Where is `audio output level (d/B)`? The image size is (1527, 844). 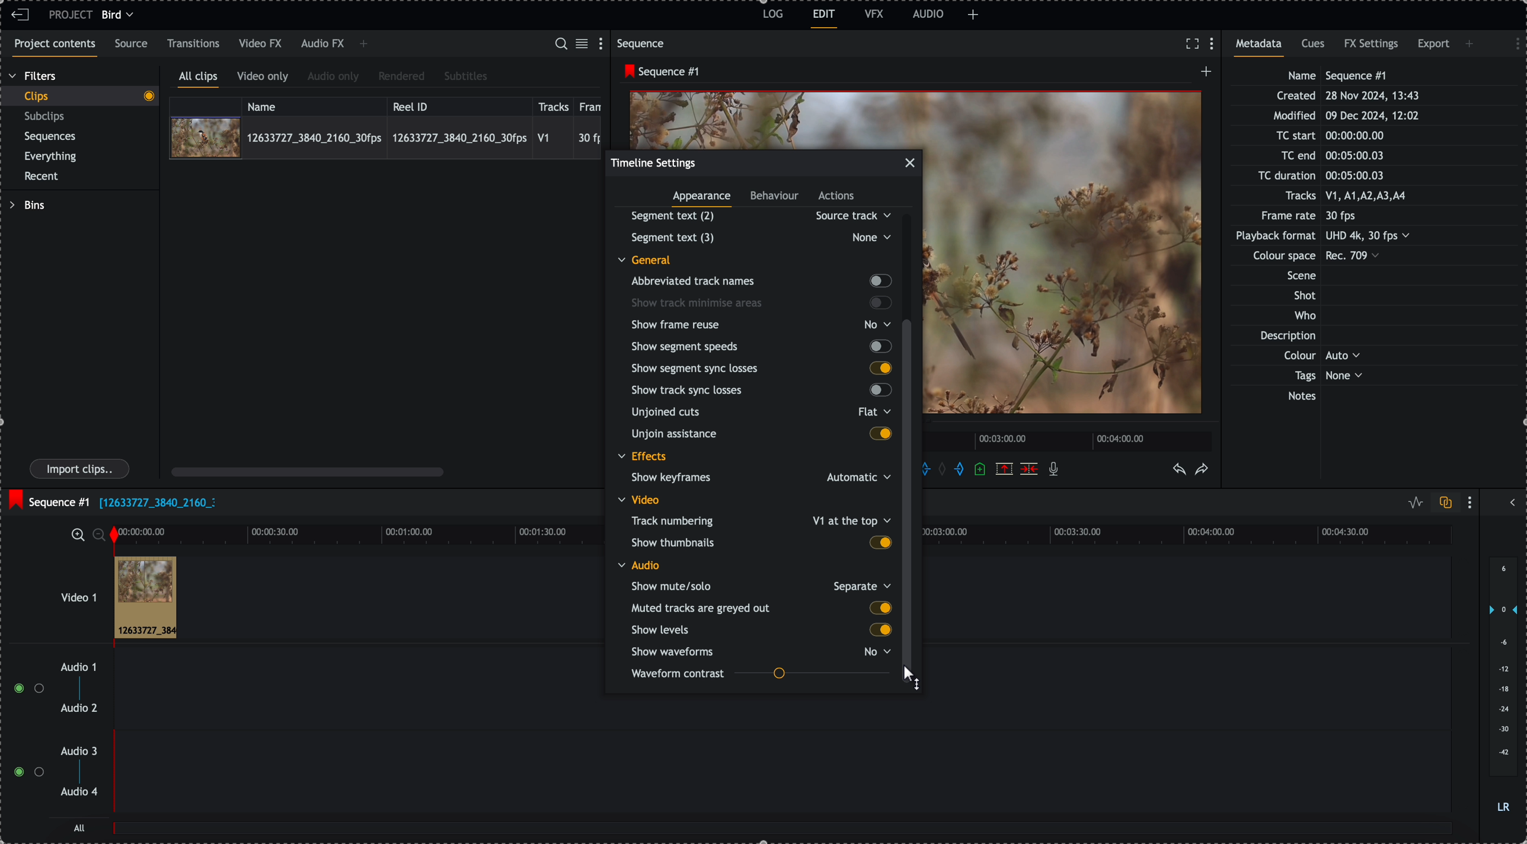
audio output level (d/B) is located at coordinates (1502, 686).